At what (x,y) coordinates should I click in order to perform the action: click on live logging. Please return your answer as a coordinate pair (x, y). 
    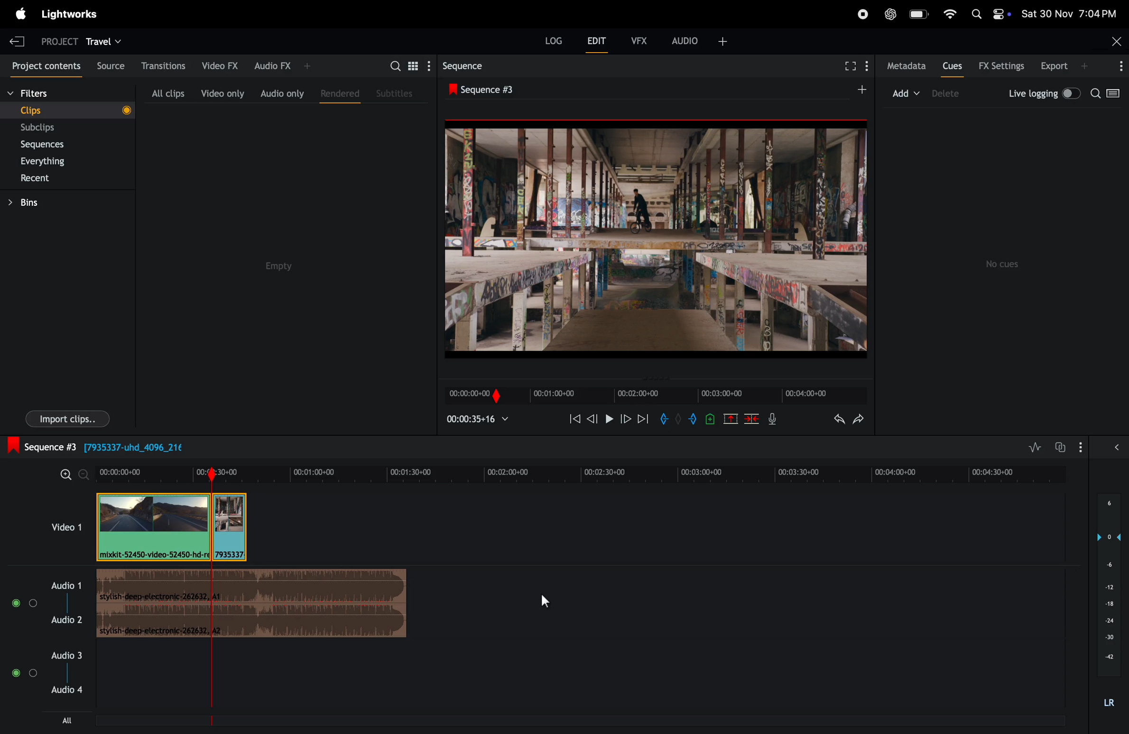
    Looking at the image, I should click on (1043, 94).